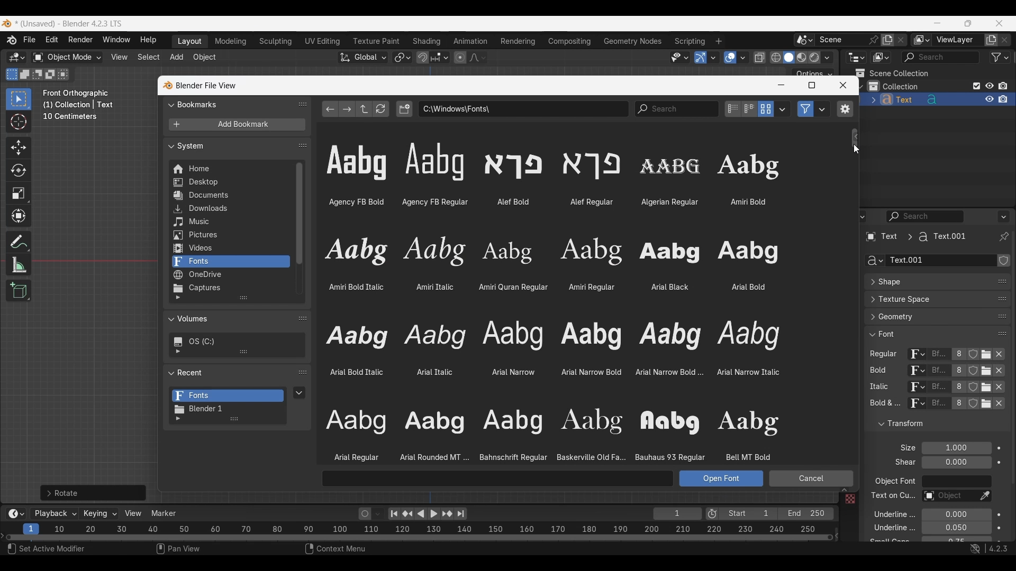  I want to click on Viewport shading, wireframe, so click(776, 58).